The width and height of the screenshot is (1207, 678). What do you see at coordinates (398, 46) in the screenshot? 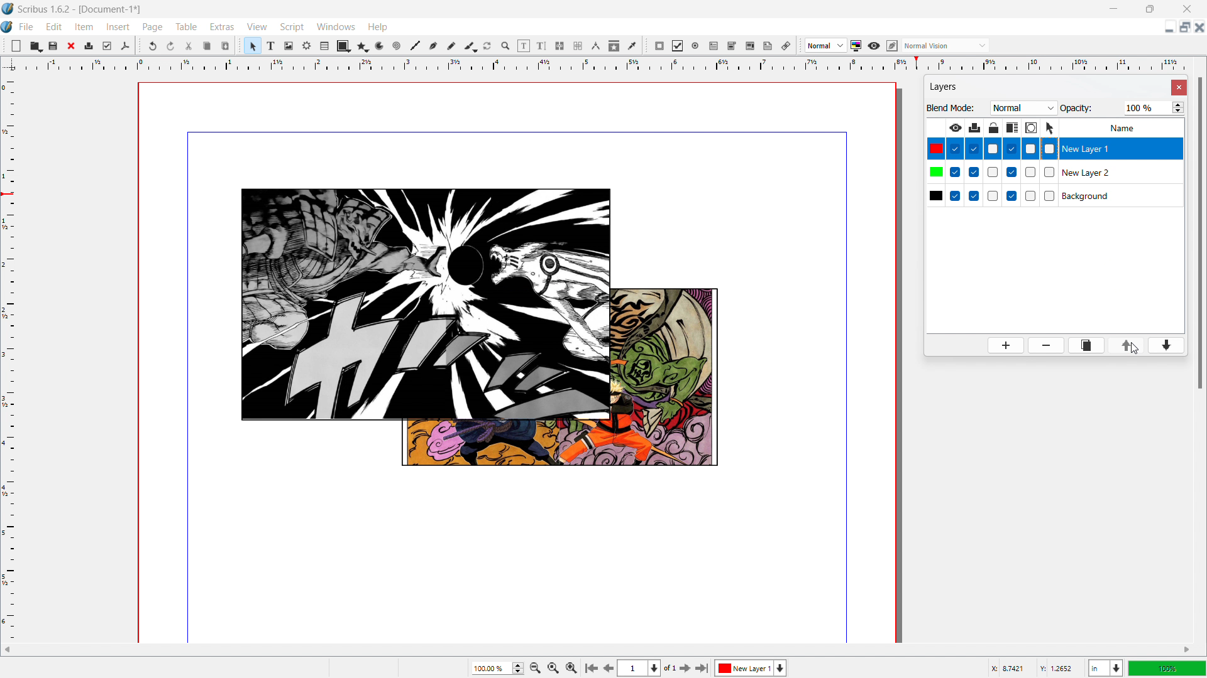
I see `line` at bounding box center [398, 46].